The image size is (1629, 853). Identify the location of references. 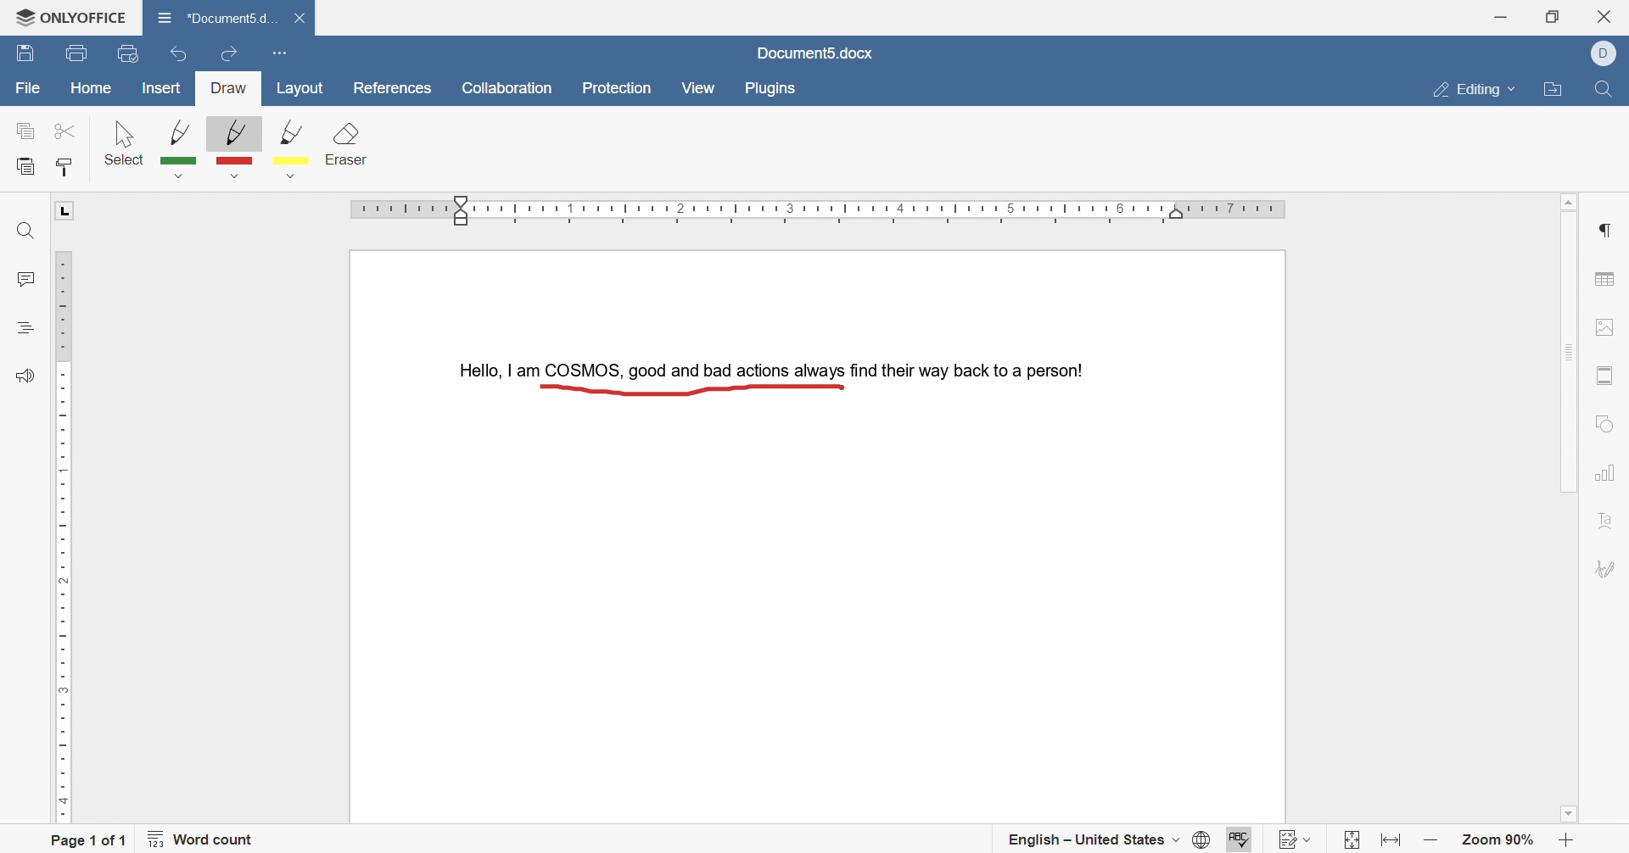
(390, 88).